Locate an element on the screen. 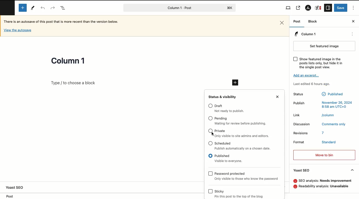 This screenshot has width=359, height=199. Yoast SEO is located at coordinates (324, 170).